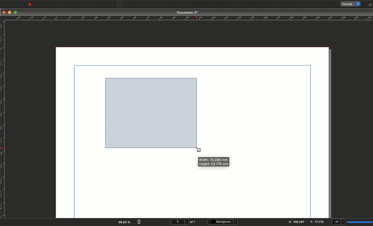 The width and height of the screenshot is (373, 226). Describe the element at coordinates (63, 5) in the screenshot. I see `Undo` at that location.